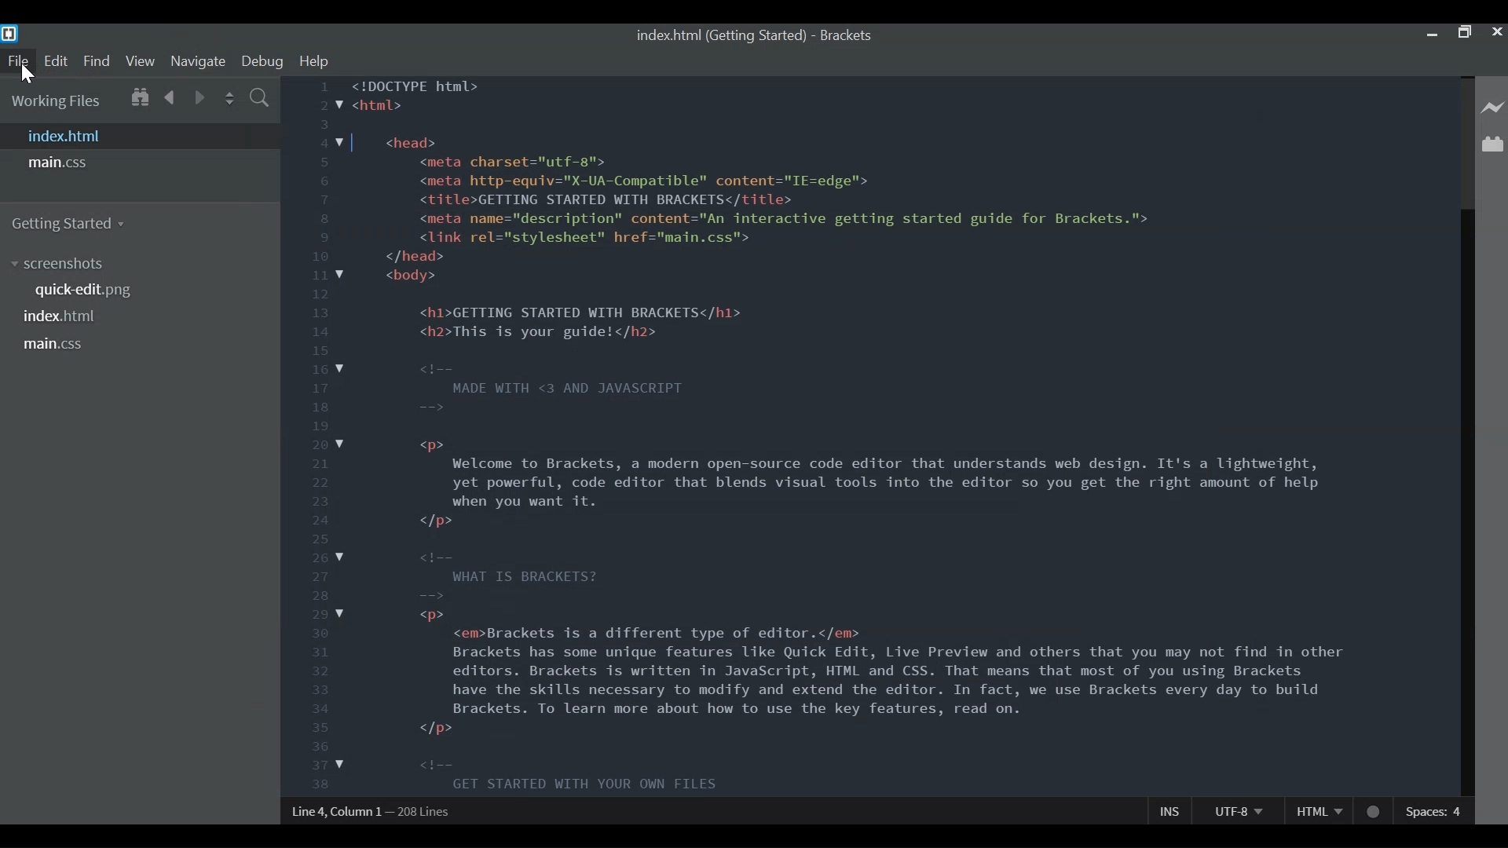 This screenshot has width=1508, height=848. What do you see at coordinates (86, 290) in the screenshot?
I see `quick-edit.png` at bounding box center [86, 290].